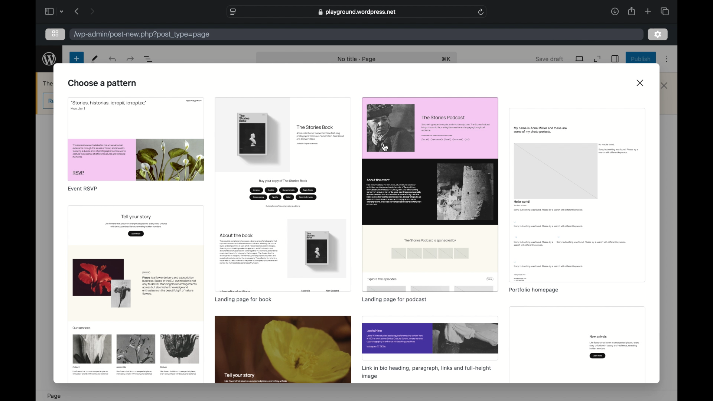 This screenshot has height=401, width=713. I want to click on page, so click(56, 396).